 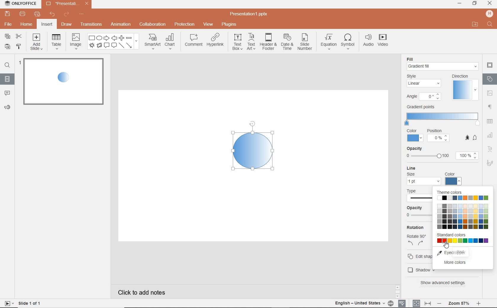 I want to click on theme colors, so click(x=464, y=198).